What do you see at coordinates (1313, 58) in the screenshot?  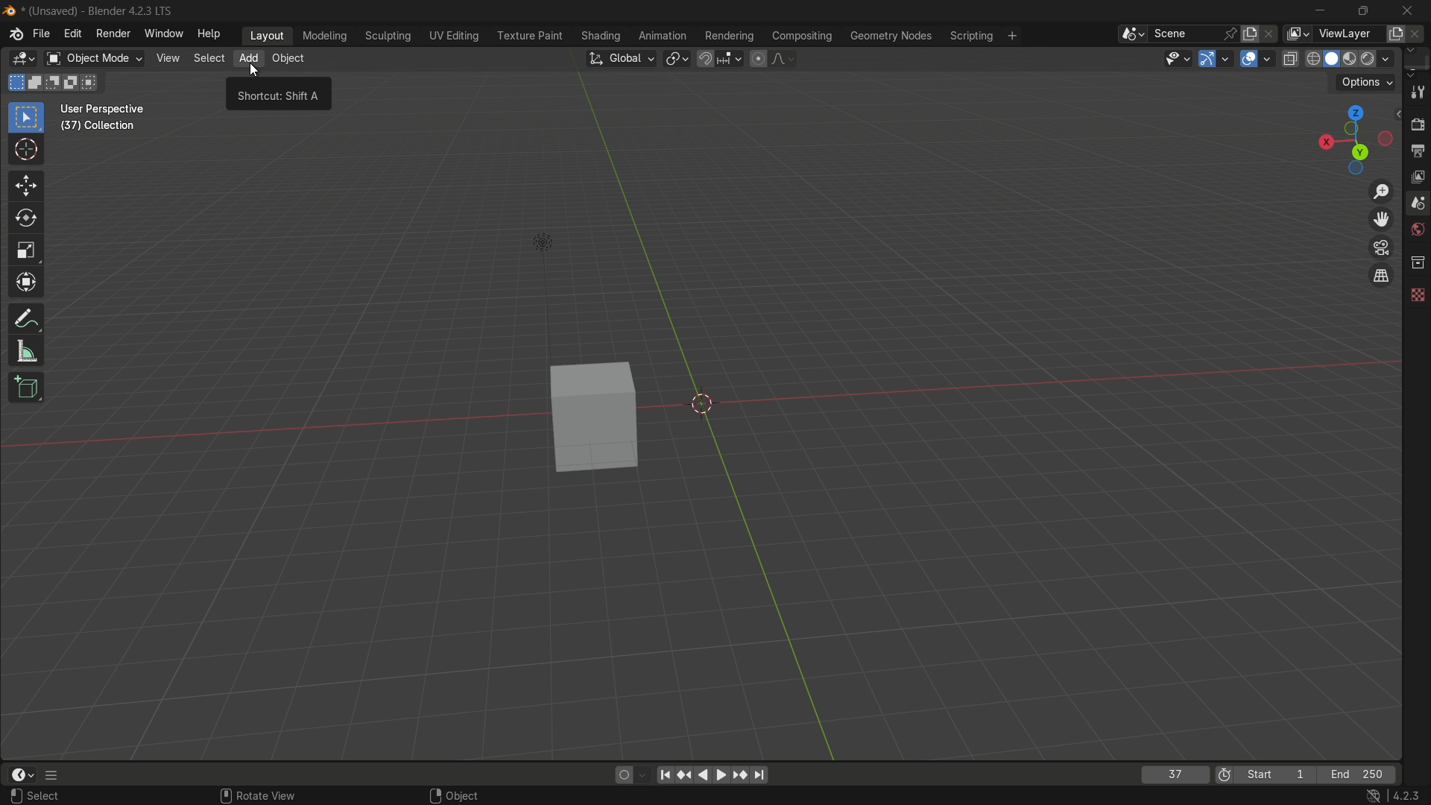 I see `wireframe` at bounding box center [1313, 58].